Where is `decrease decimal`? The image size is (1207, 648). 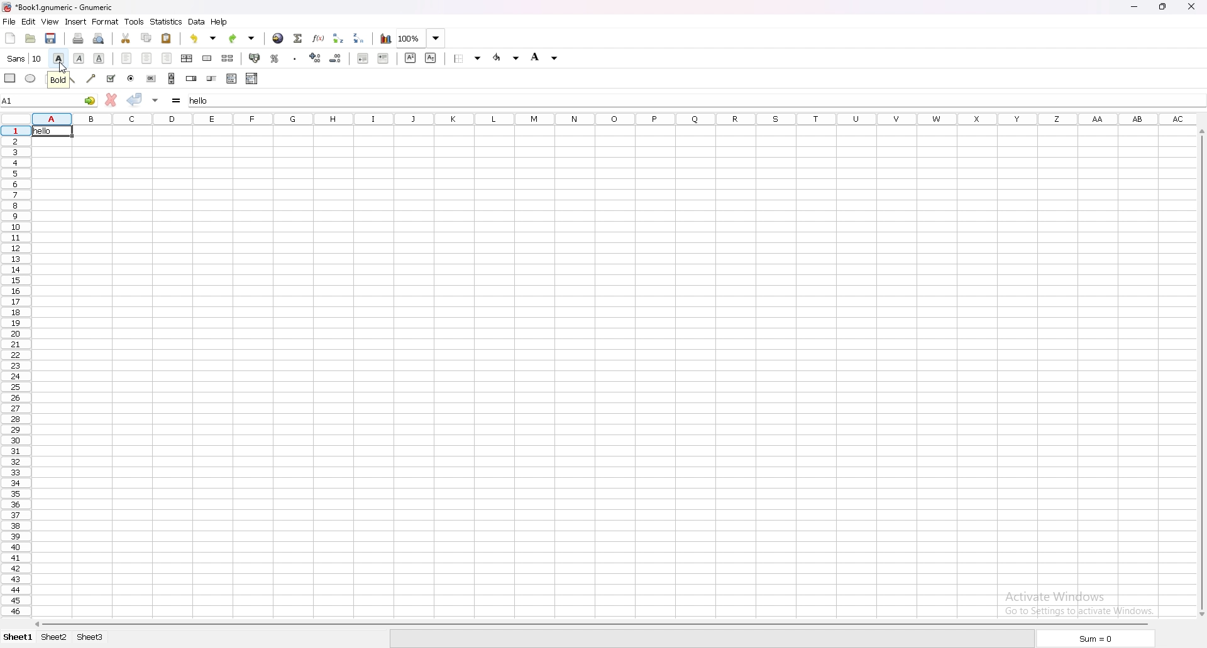
decrease decimal is located at coordinates (335, 58).